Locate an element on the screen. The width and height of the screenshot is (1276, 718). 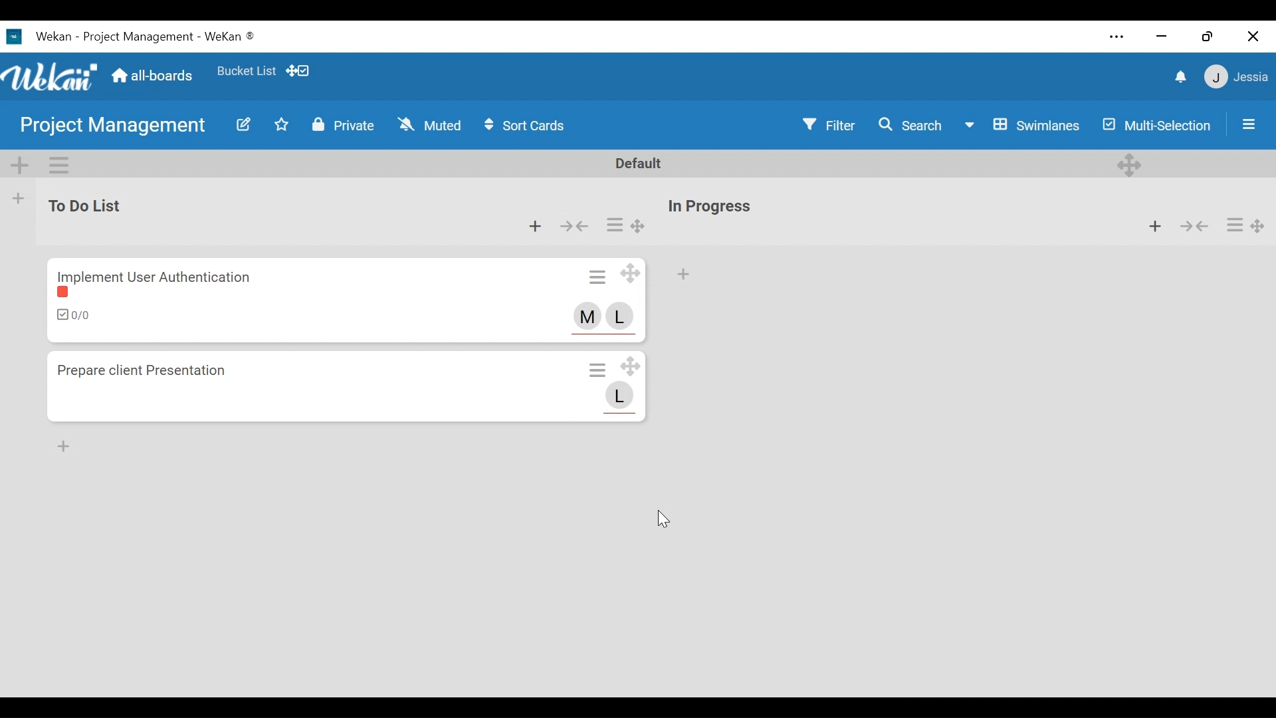
collapse is located at coordinates (1196, 227).